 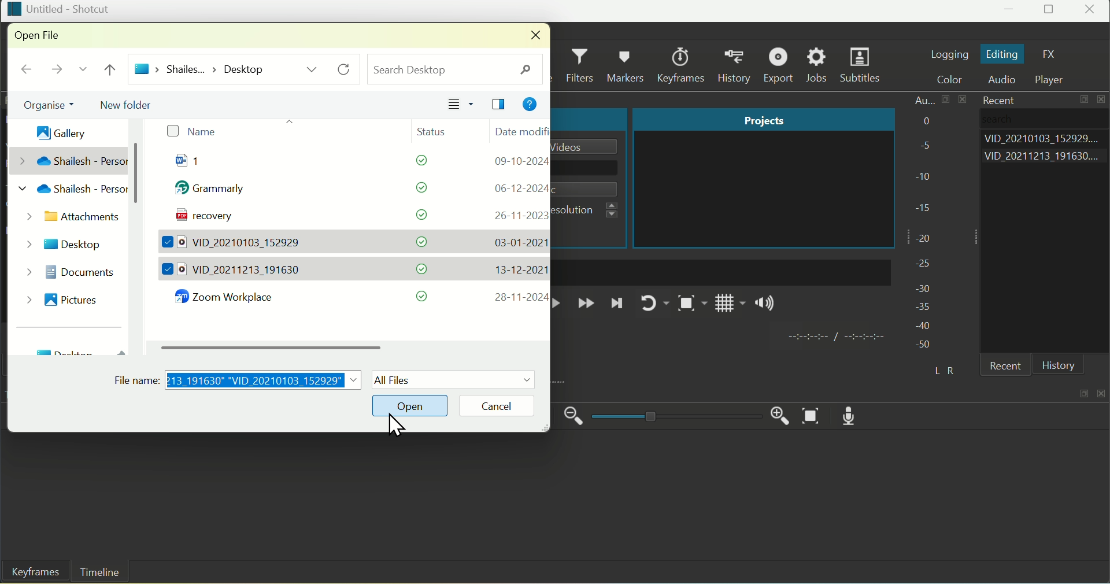 What do you see at coordinates (1103, 100) in the screenshot?
I see `close` at bounding box center [1103, 100].